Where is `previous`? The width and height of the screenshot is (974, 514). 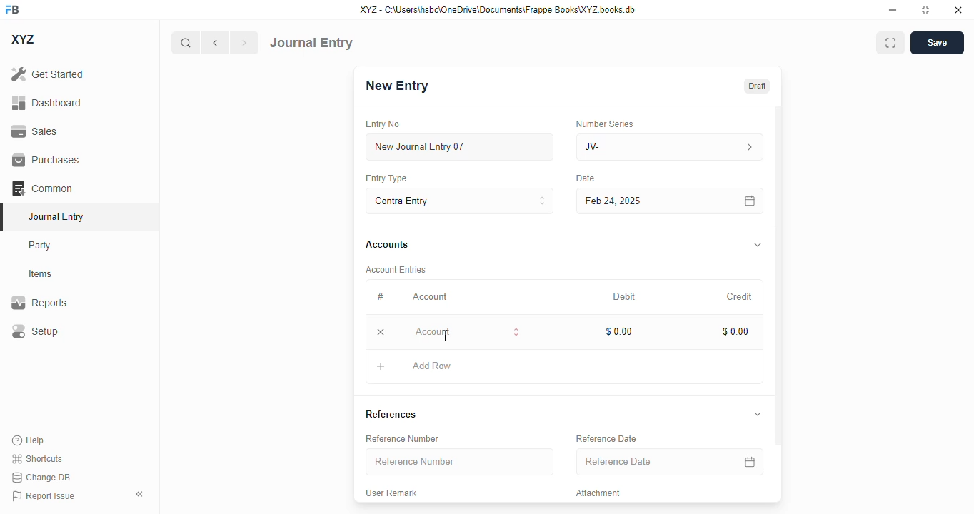 previous is located at coordinates (215, 43).